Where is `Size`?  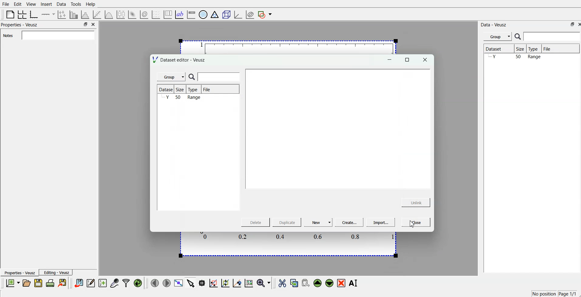
Size is located at coordinates (182, 89).